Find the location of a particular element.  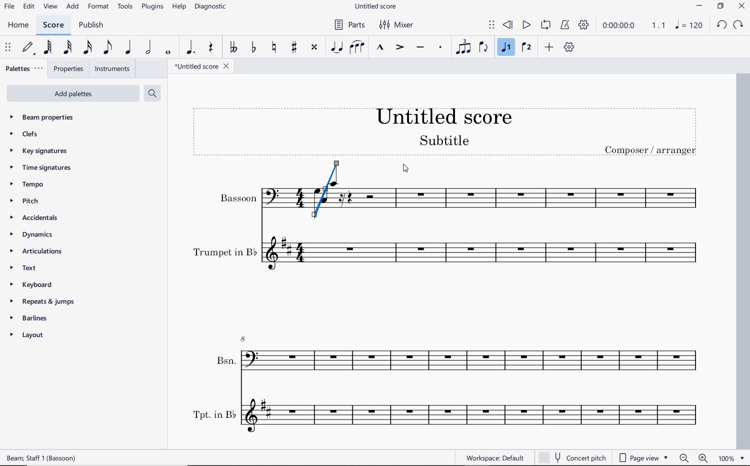

select to move is located at coordinates (492, 25).